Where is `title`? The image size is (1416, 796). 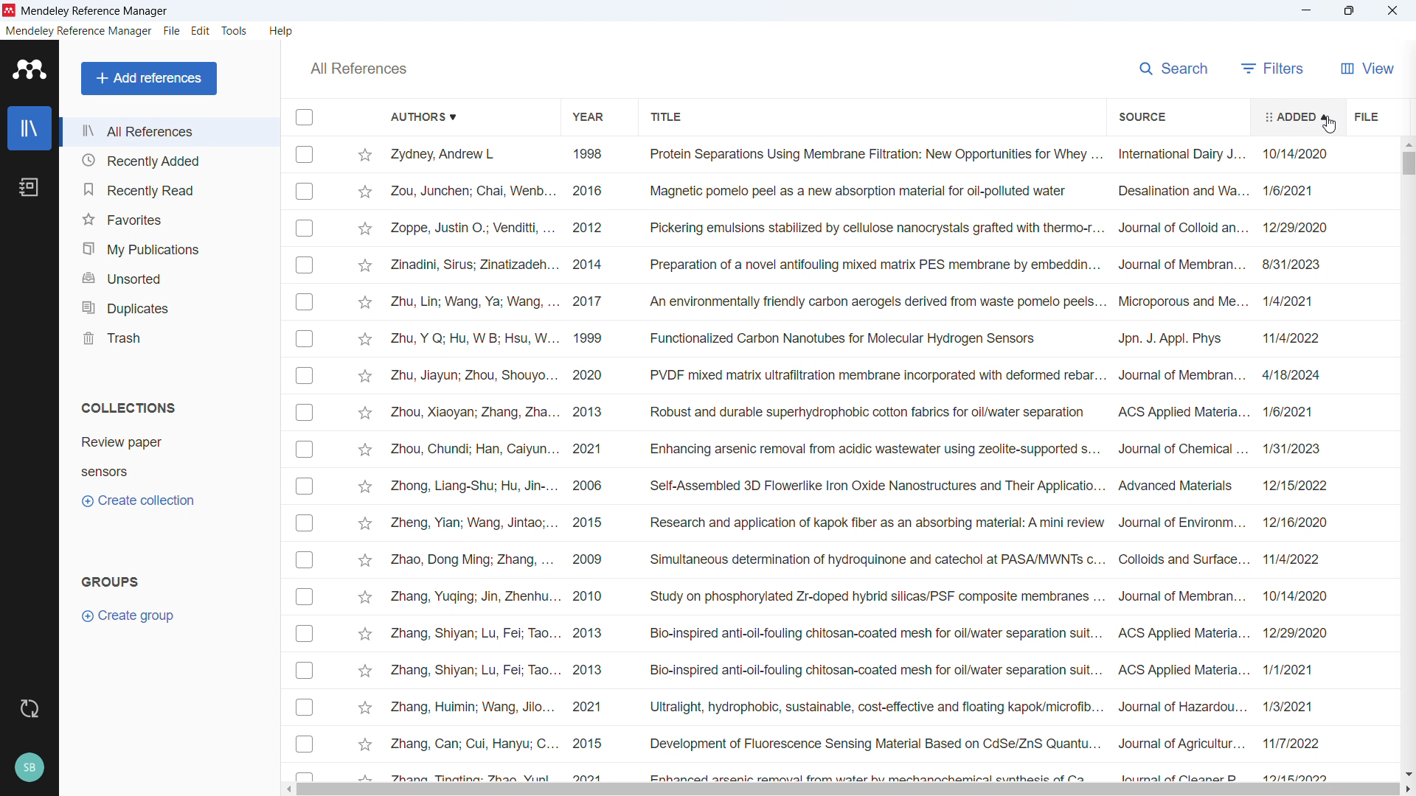
title is located at coordinates (97, 10).